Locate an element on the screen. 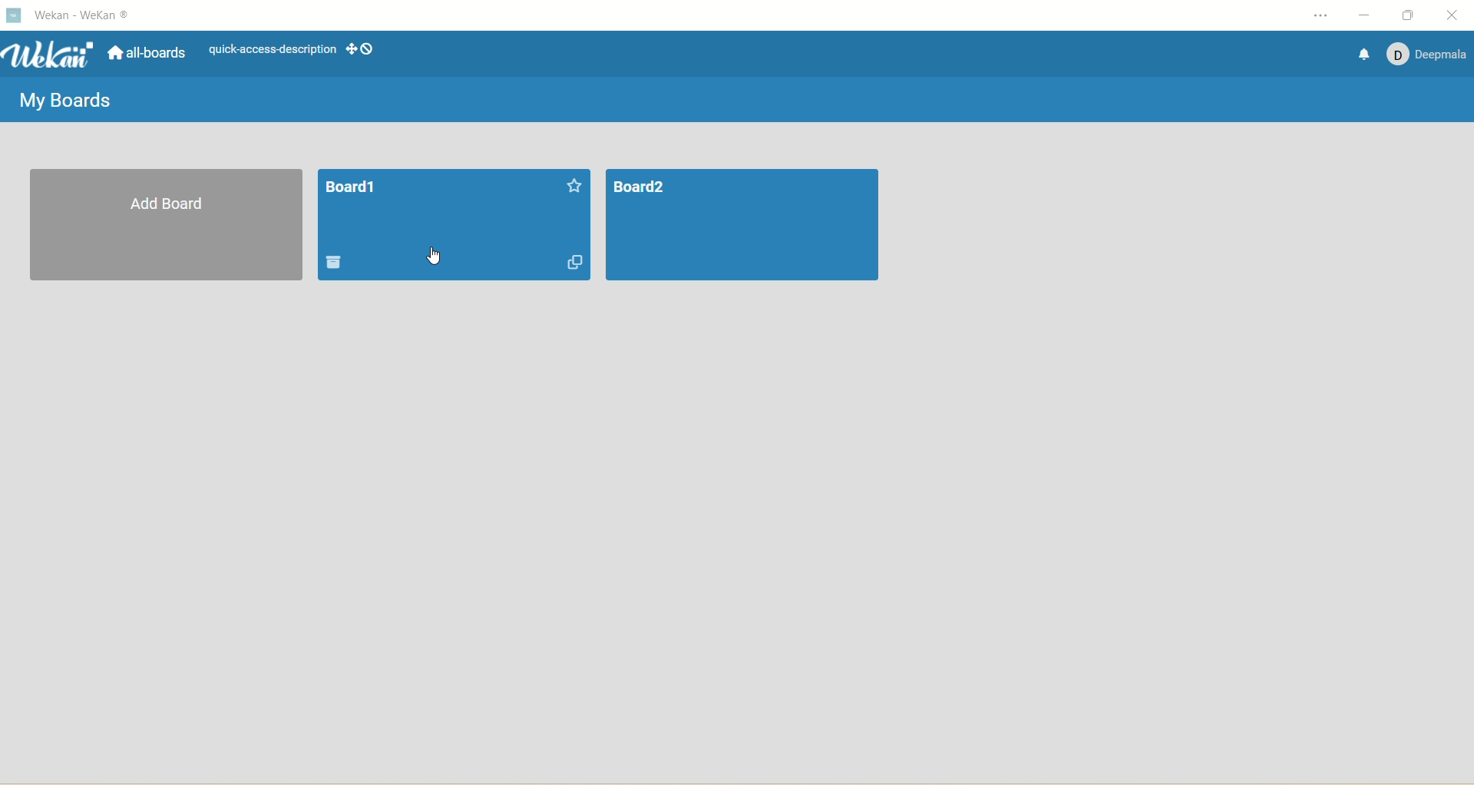 The width and height of the screenshot is (1474, 785). setting and more is located at coordinates (1314, 13).